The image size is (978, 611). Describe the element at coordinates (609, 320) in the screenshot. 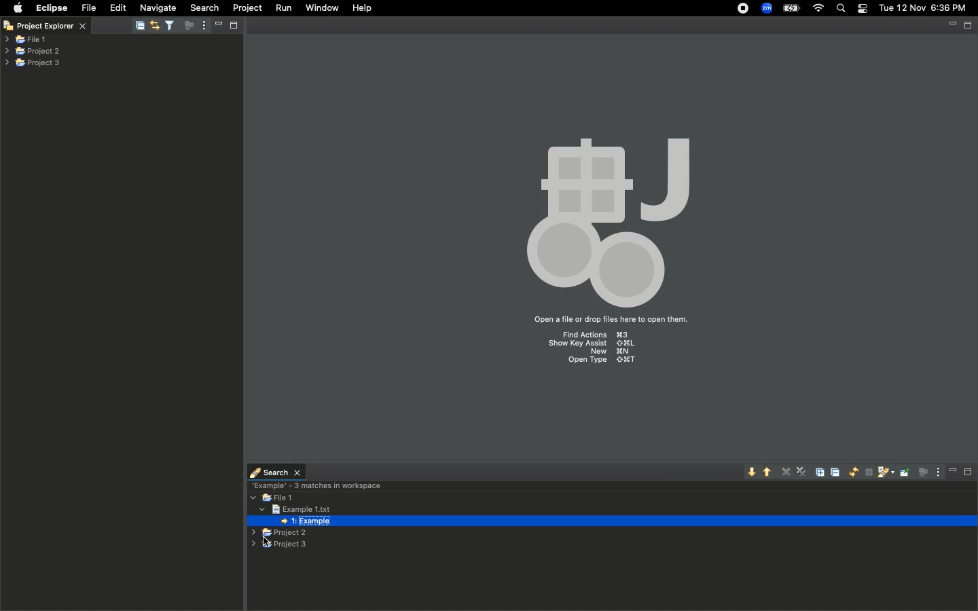

I see `Drag files here to open them` at that location.